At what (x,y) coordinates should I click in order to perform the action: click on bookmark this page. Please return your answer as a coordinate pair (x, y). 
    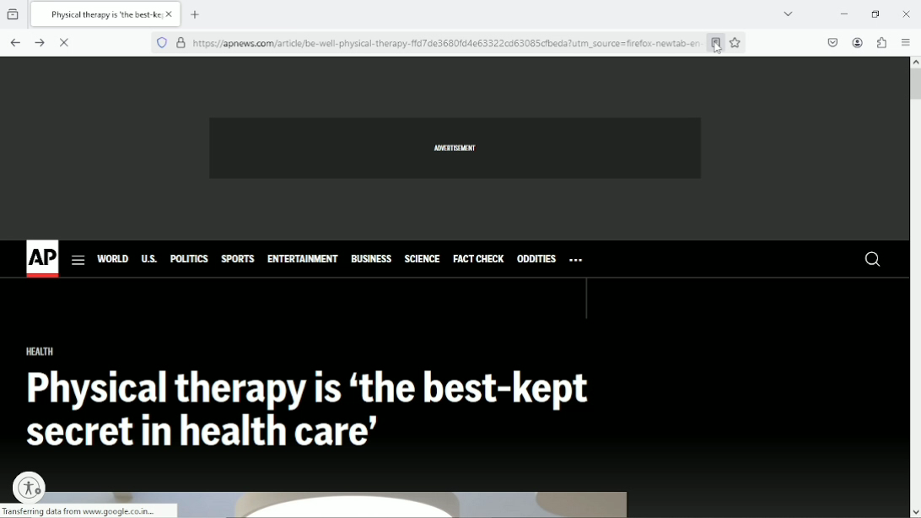
    Looking at the image, I should click on (736, 42).